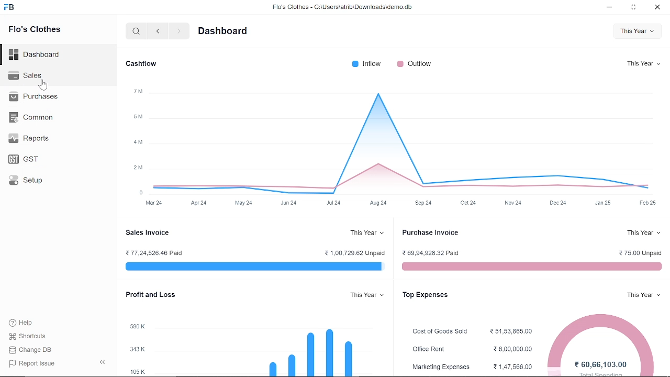 The image size is (670, 377). What do you see at coordinates (33, 337) in the screenshot?
I see `Shortcuts` at bounding box center [33, 337].